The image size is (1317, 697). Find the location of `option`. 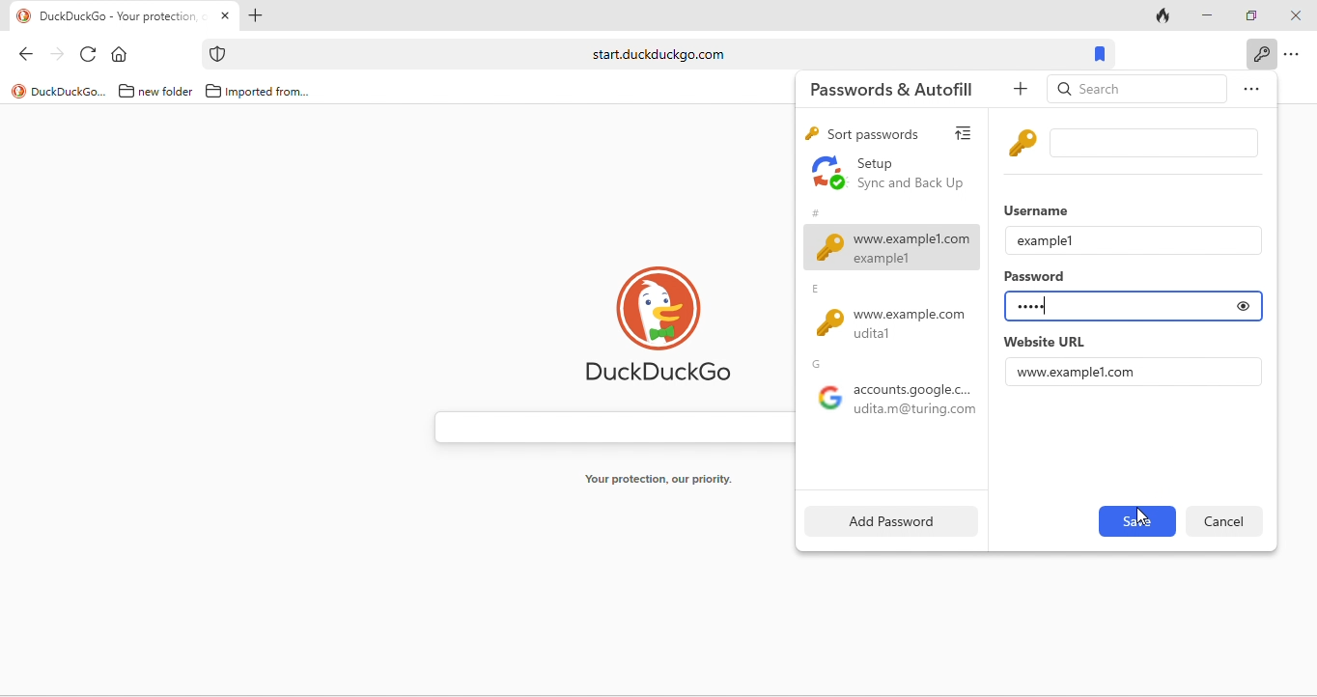

option is located at coordinates (1294, 55).